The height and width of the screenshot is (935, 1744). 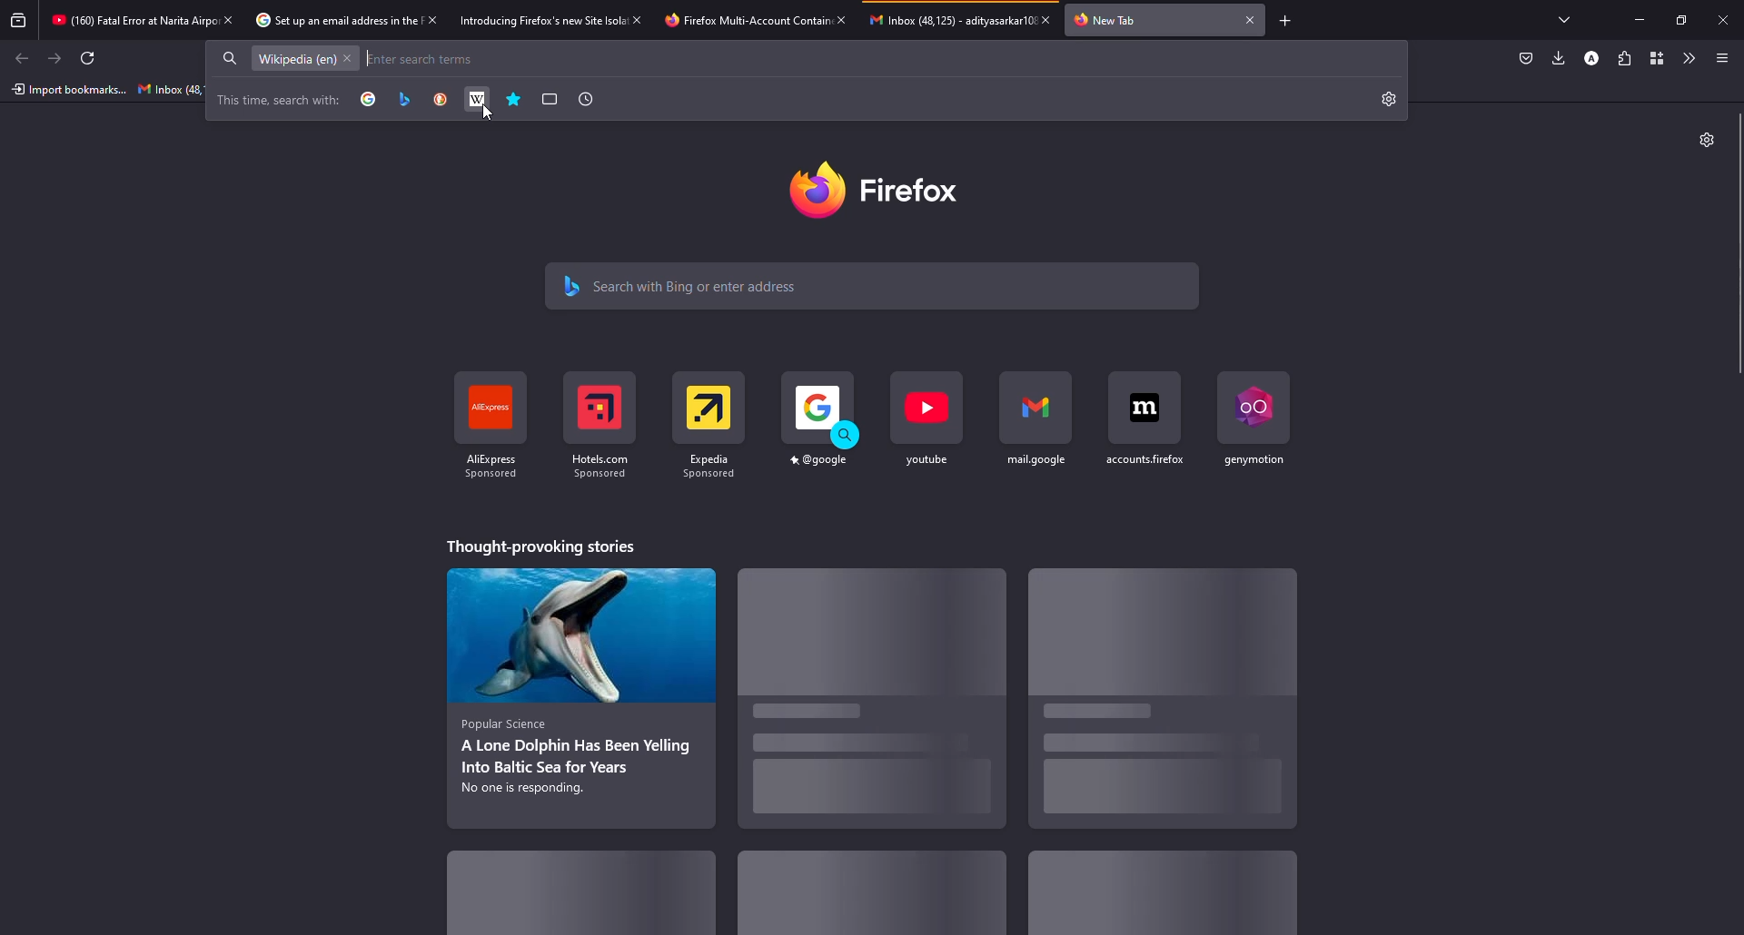 I want to click on stories, so click(x=579, y=696).